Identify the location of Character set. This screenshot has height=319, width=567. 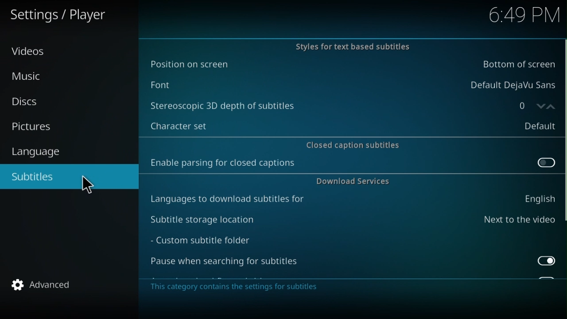
(350, 124).